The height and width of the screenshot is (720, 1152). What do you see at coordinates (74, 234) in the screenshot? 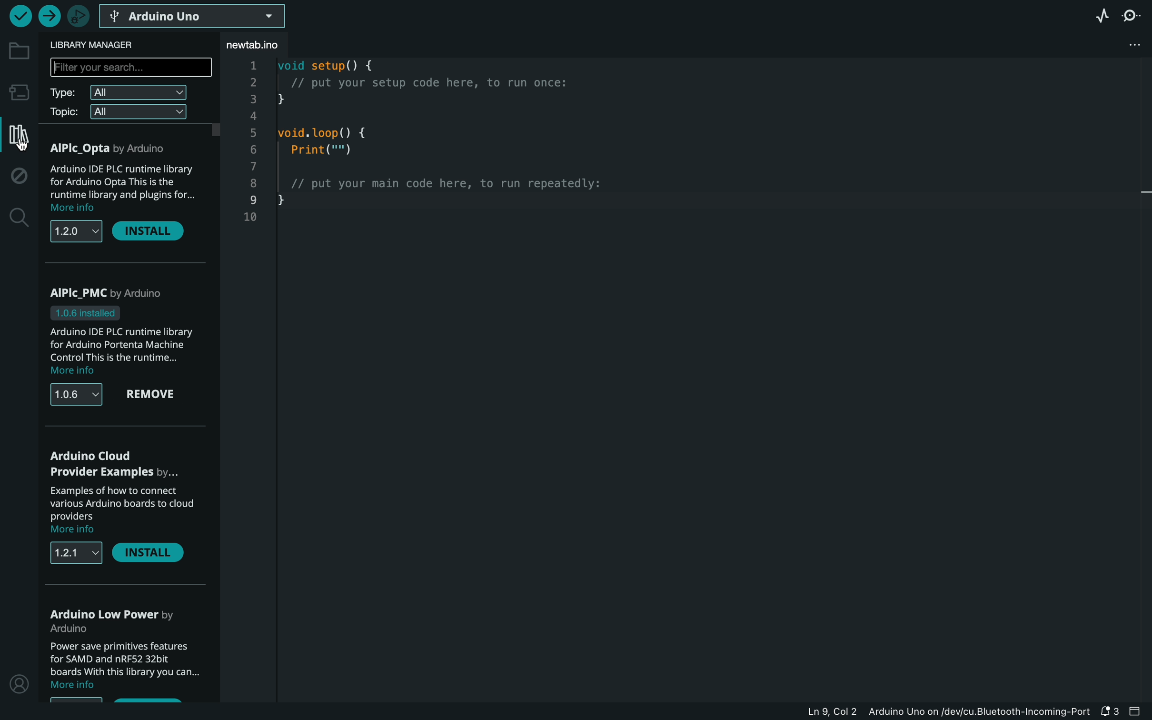
I see `versions` at bounding box center [74, 234].